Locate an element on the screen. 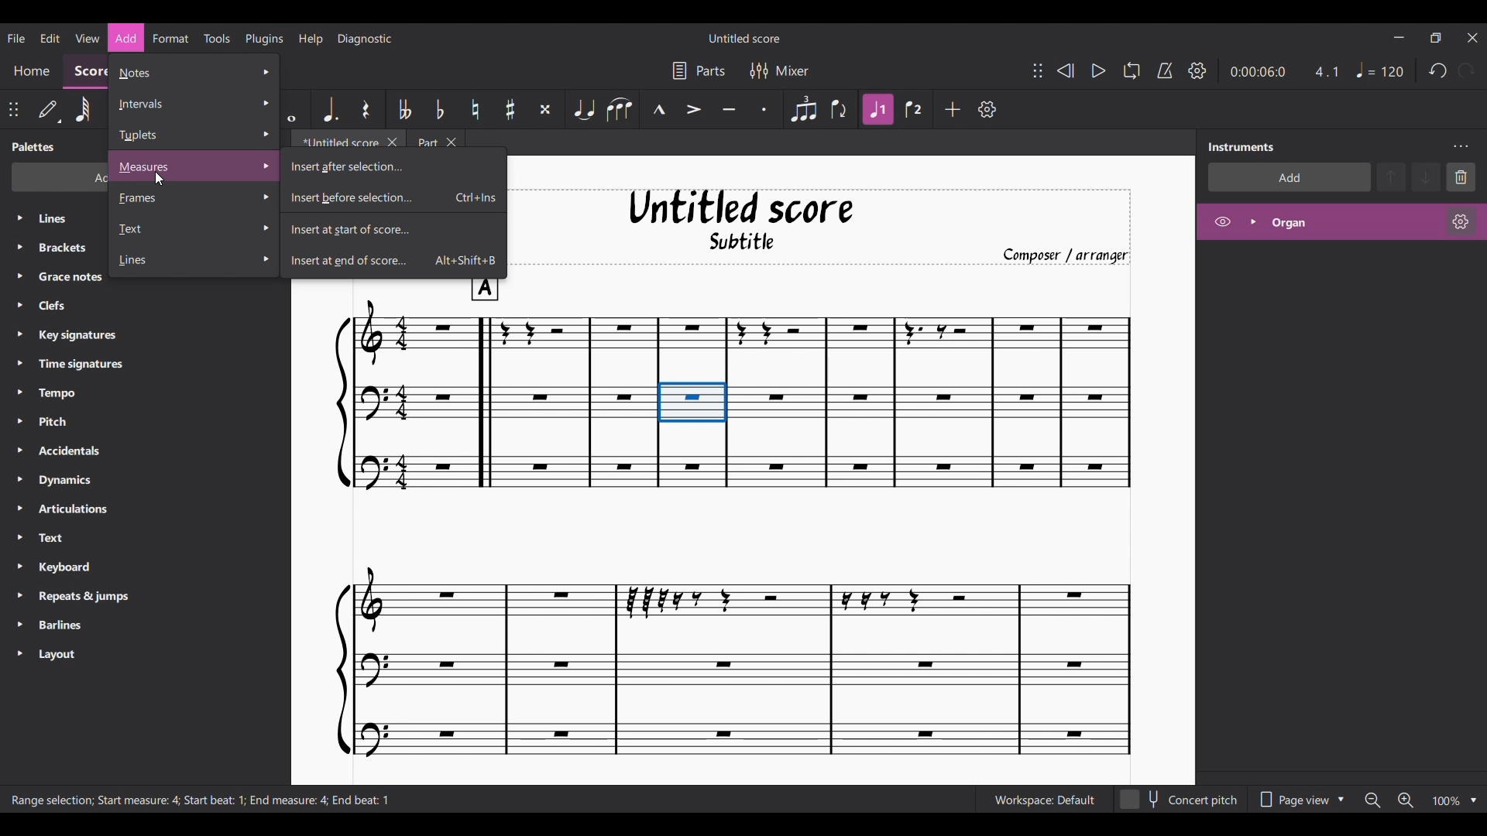 This screenshot has height=836, width=1487. Looping playback is located at coordinates (1131, 70).